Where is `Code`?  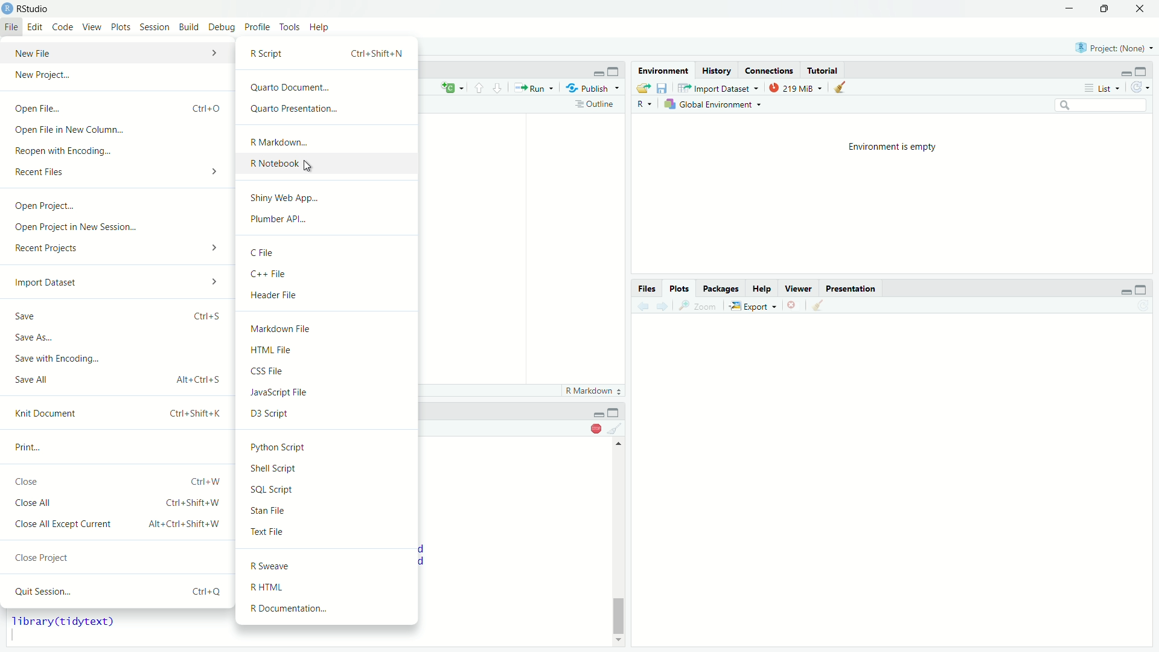
Code is located at coordinates (63, 27).